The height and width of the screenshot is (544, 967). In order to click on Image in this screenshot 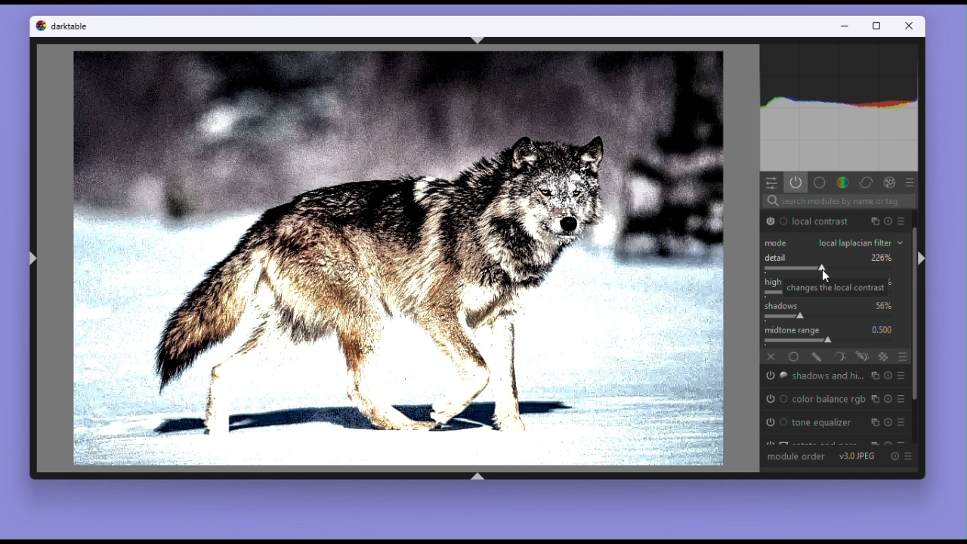, I will do `click(397, 260)`.